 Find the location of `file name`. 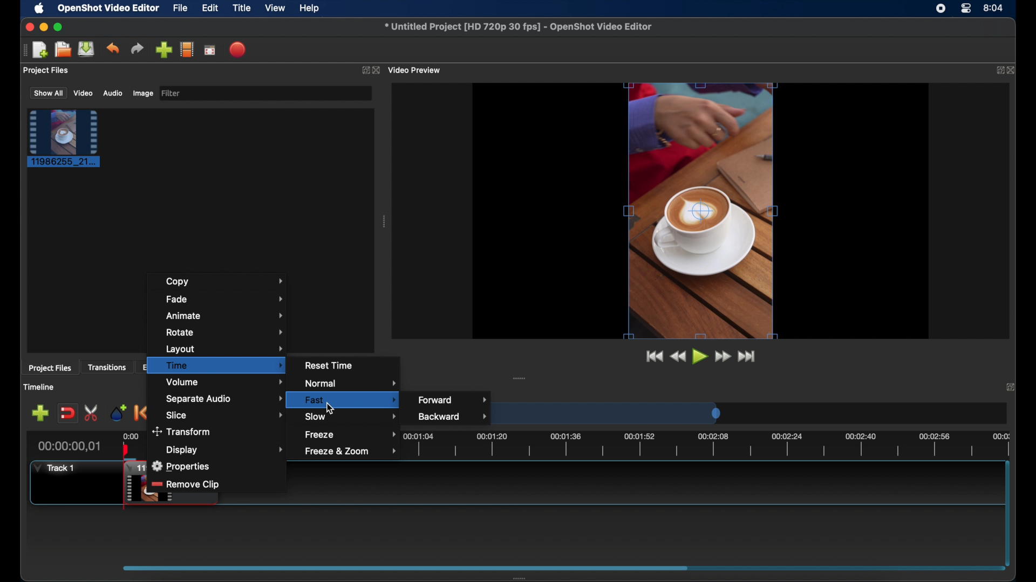

file name is located at coordinates (518, 25).